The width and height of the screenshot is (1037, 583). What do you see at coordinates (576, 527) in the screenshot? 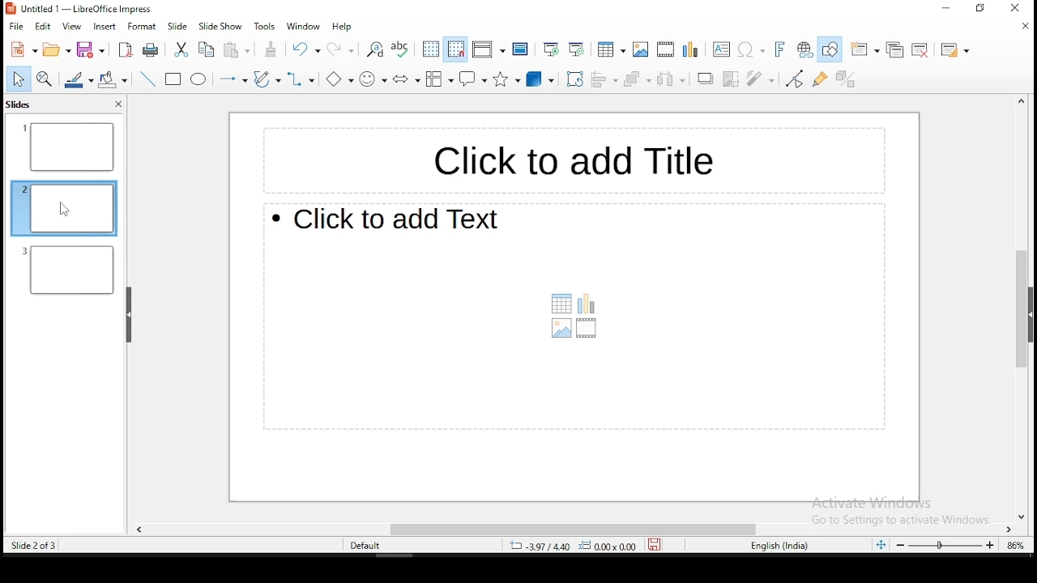
I see `scroll bar` at bounding box center [576, 527].